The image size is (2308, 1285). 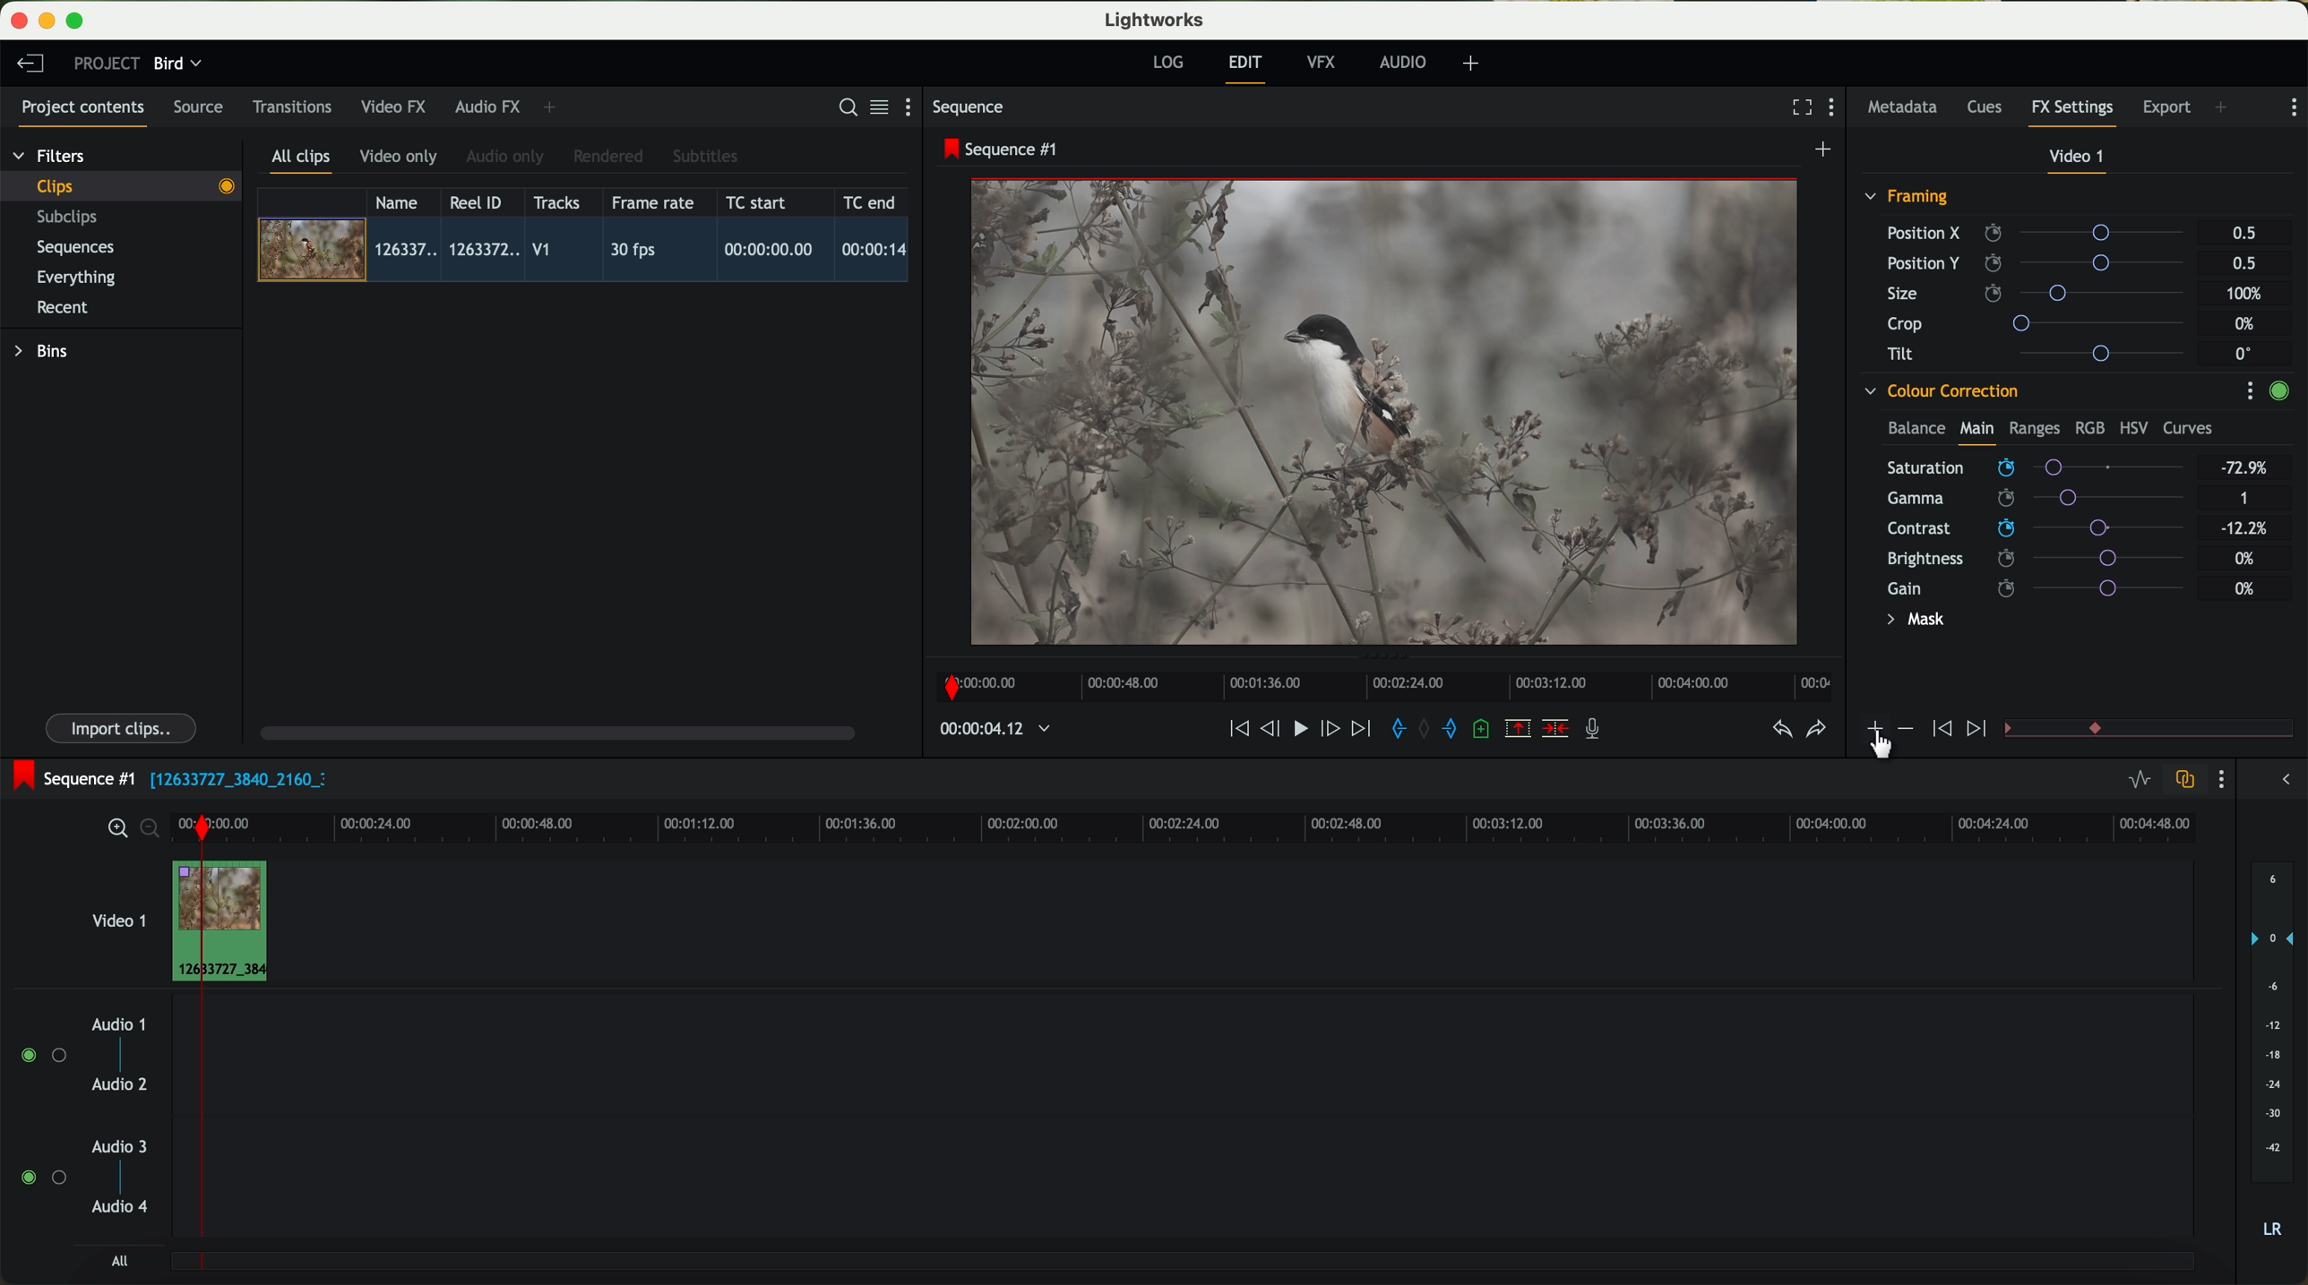 What do you see at coordinates (554, 203) in the screenshot?
I see `tracks` at bounding box center [554, 203].